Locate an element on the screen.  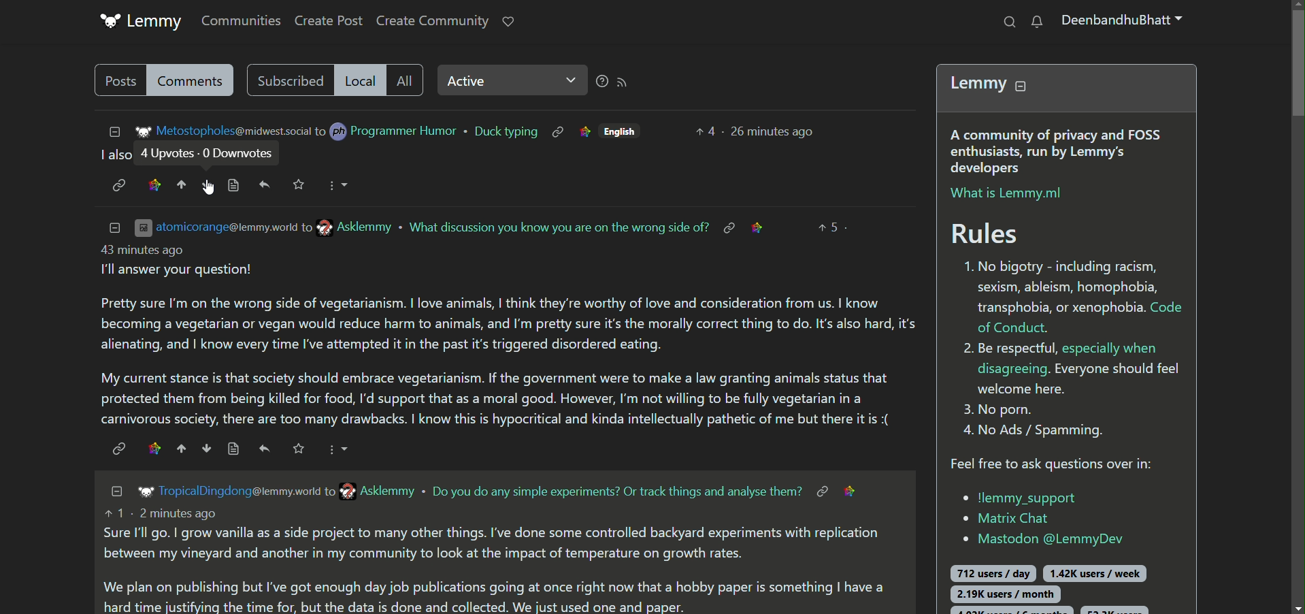
notification is located at coordinates (1037, 22).